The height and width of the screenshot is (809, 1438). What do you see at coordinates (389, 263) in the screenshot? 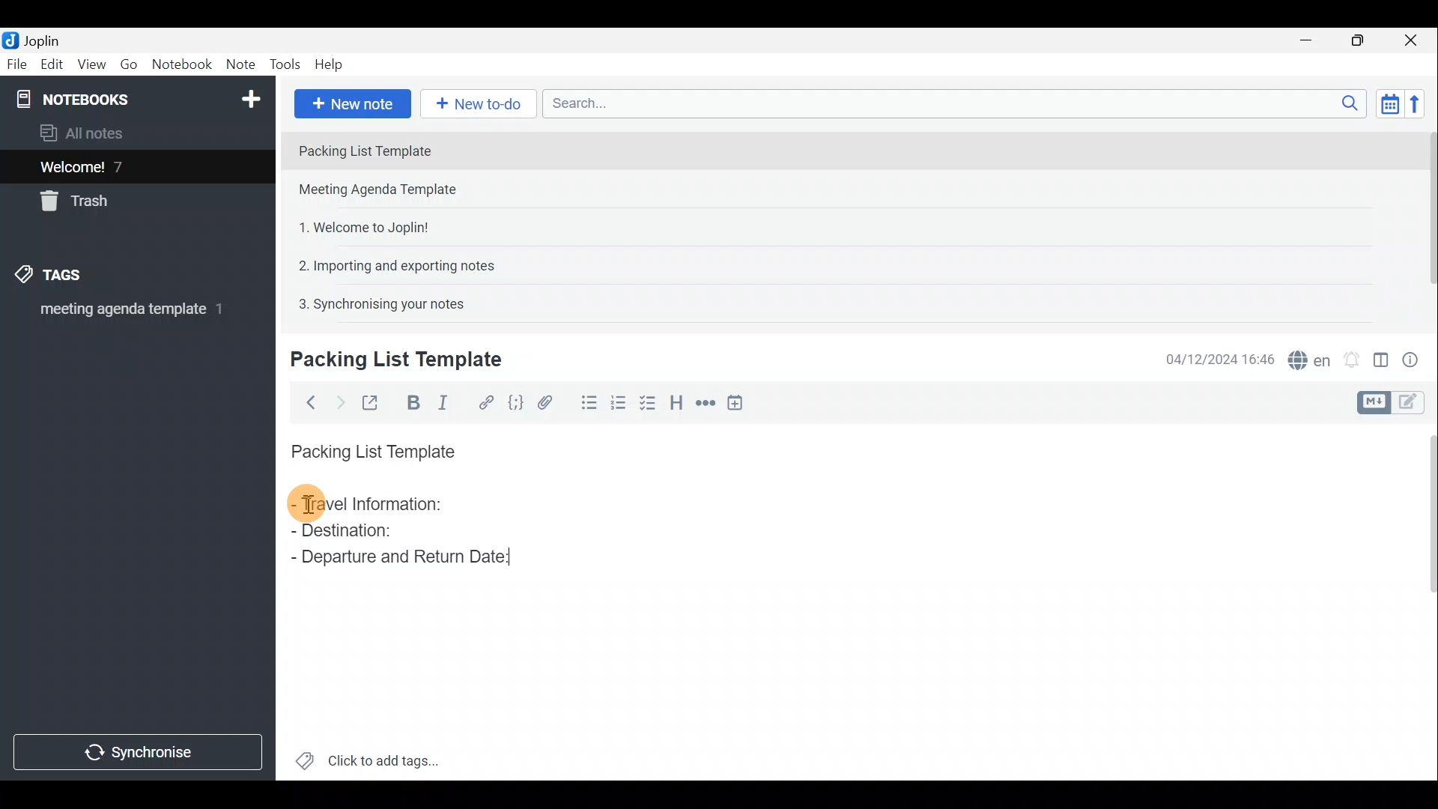
I see `Note 4` at bounding box center [389, 263].